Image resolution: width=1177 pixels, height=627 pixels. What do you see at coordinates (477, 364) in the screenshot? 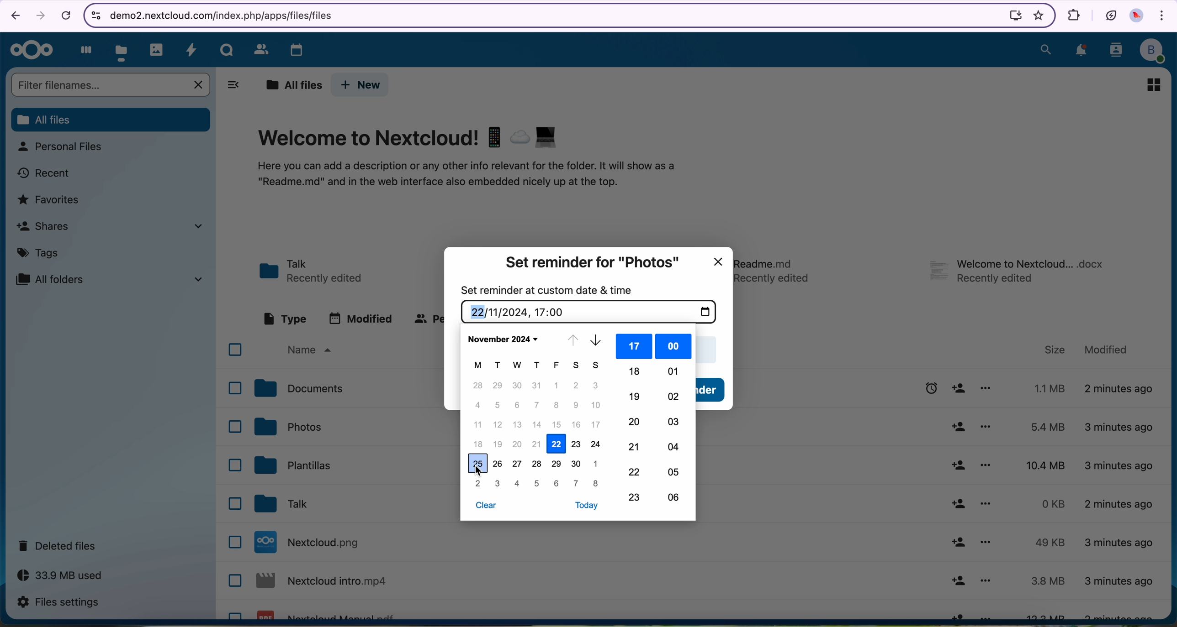
I see `monday` at bounding box center [477, 364].